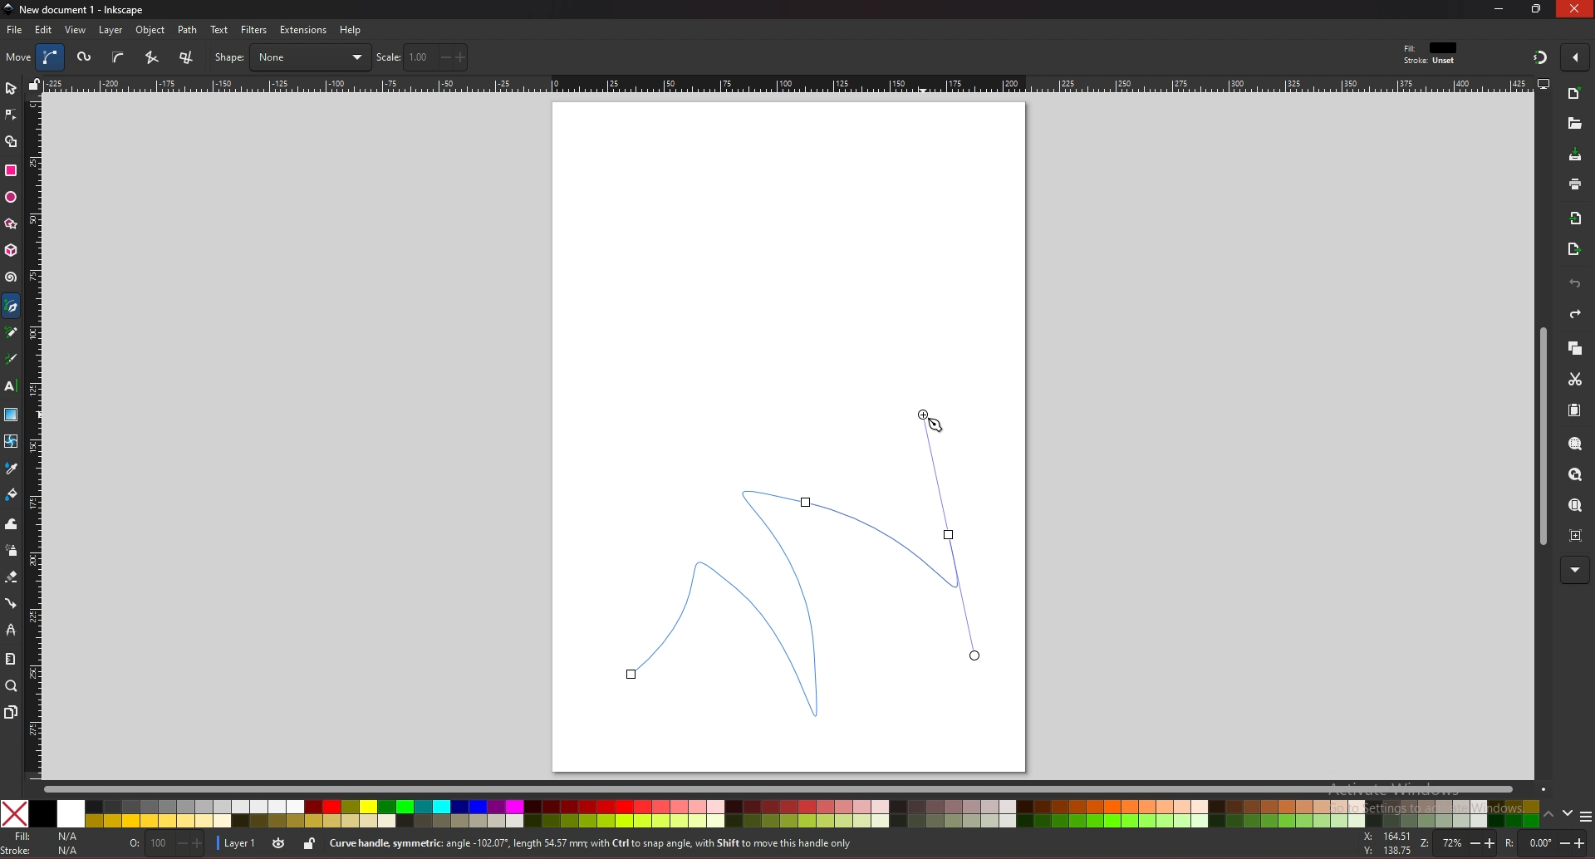  I want to click on move, so click(19, 56).